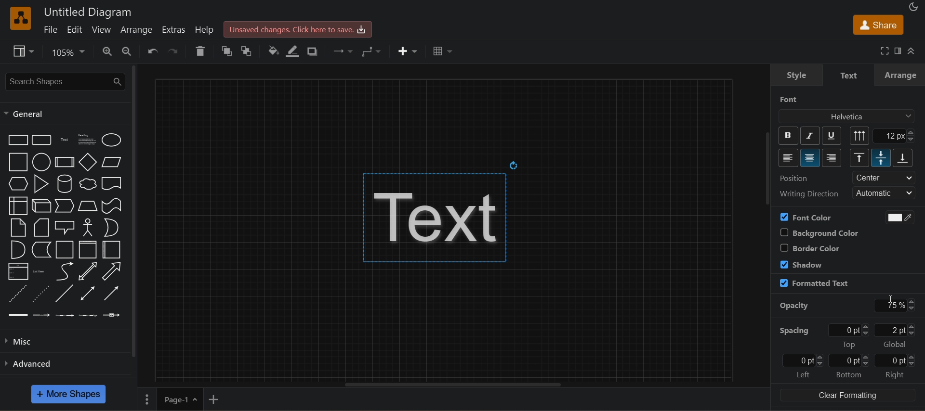 Image resolution: width=925 pixels, height=411 pixels. I want to click on document, so click(112, 183).